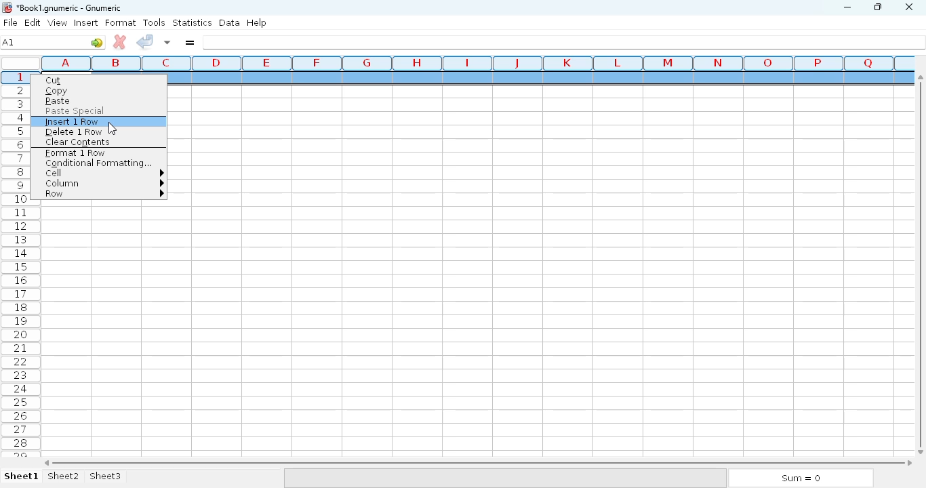 The height and width of the screenshot is (488, 926). What do you see at coordinates (565, 42) in the screenshot?
I see `formula bar` at bounding box center [565, 42].